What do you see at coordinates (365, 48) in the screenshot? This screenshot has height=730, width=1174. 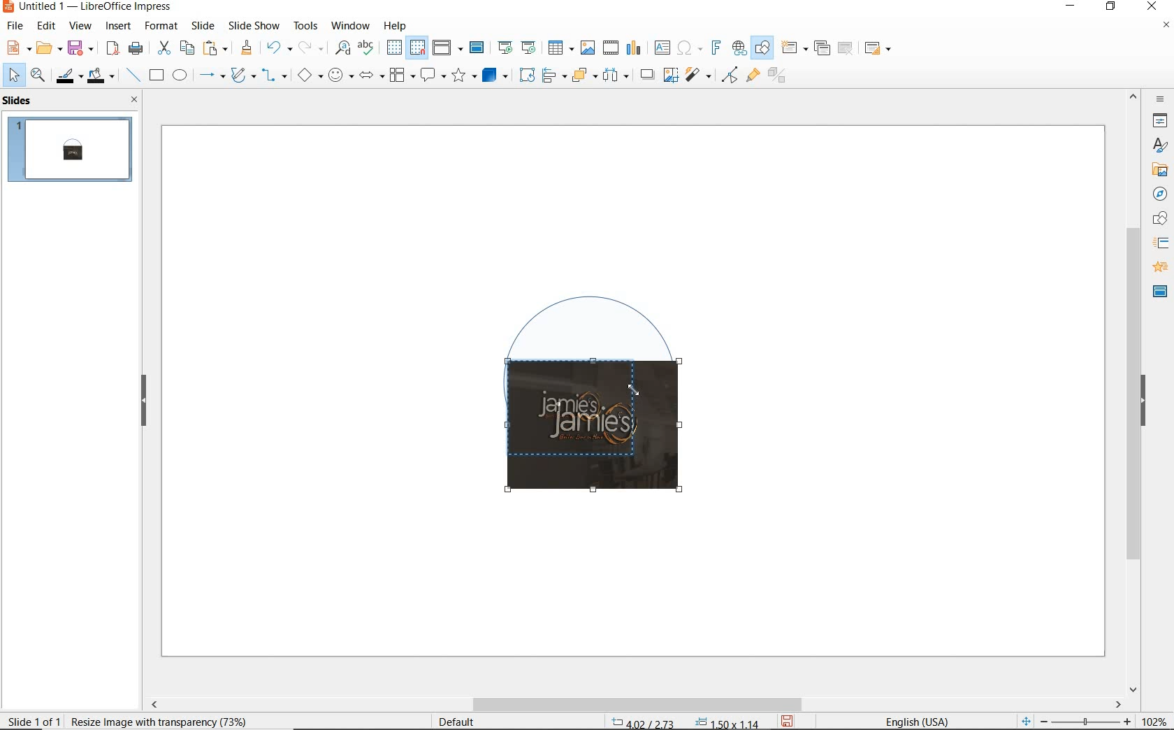 I see `spelling` at bounding box center [365, 48].